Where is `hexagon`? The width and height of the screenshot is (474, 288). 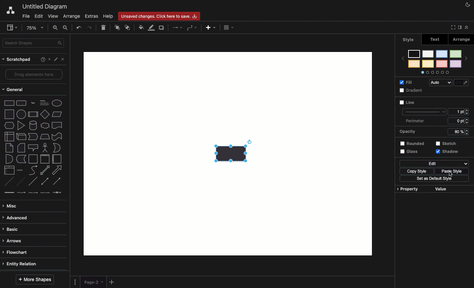 hexagon is located at coordinates (8, 125).